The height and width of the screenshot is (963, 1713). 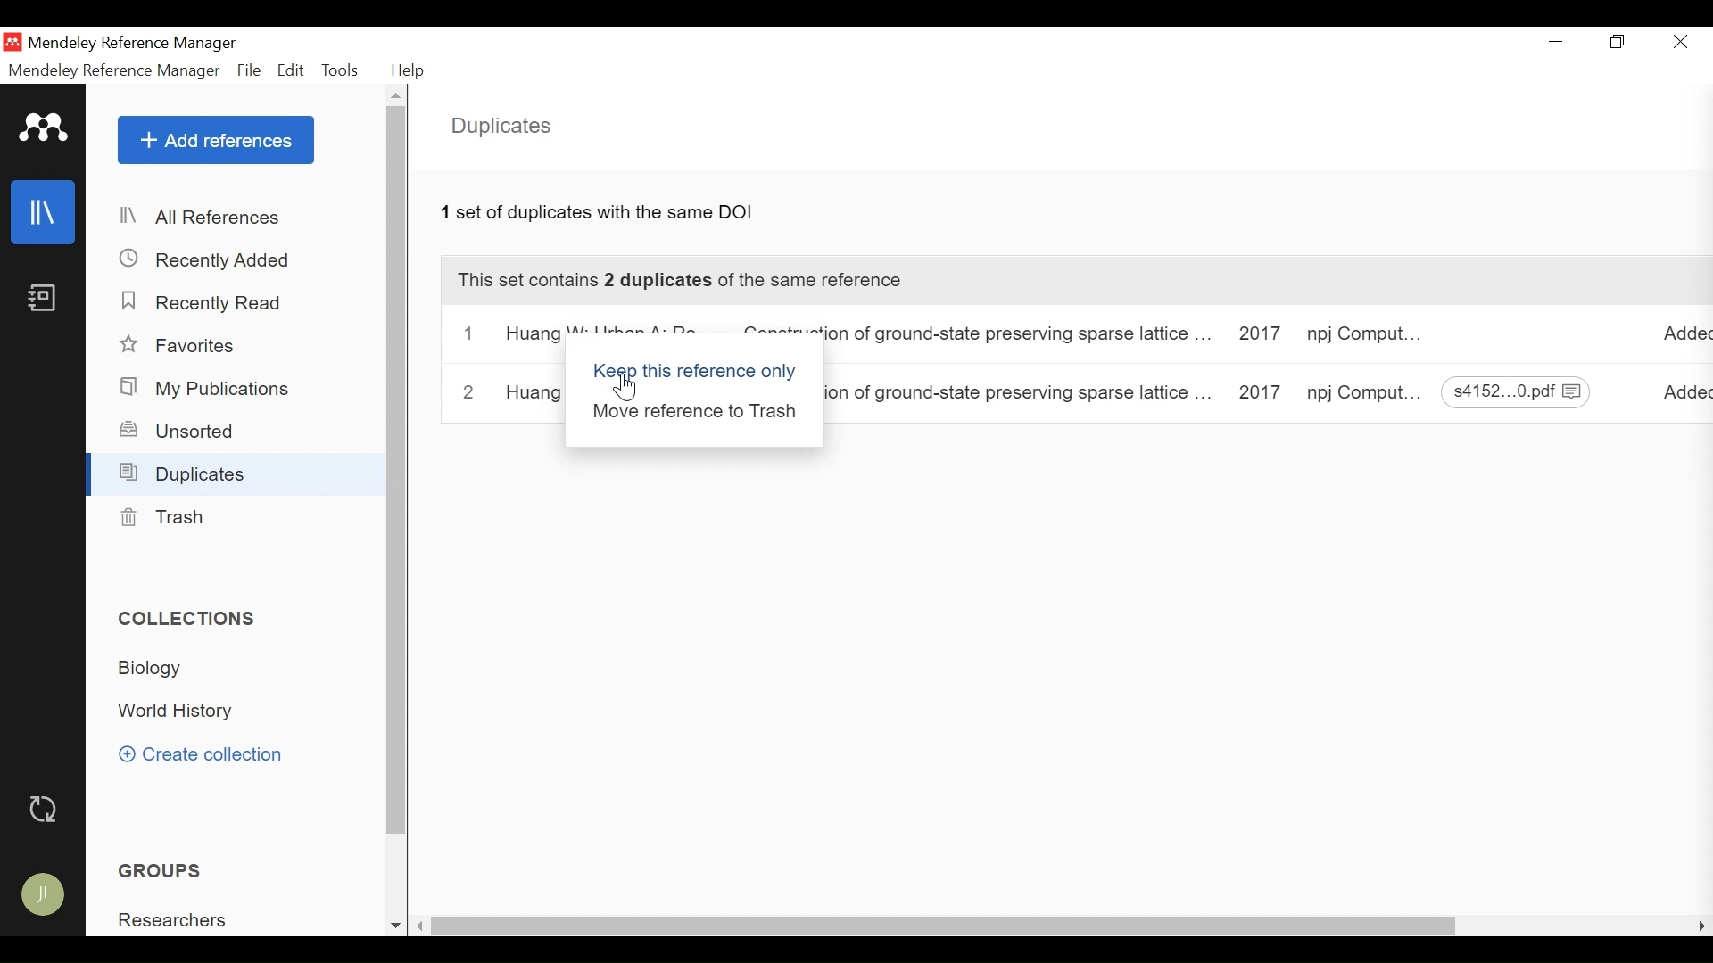 I want to click on Mendeley Desktop Icon, so click(x=12, y=41).